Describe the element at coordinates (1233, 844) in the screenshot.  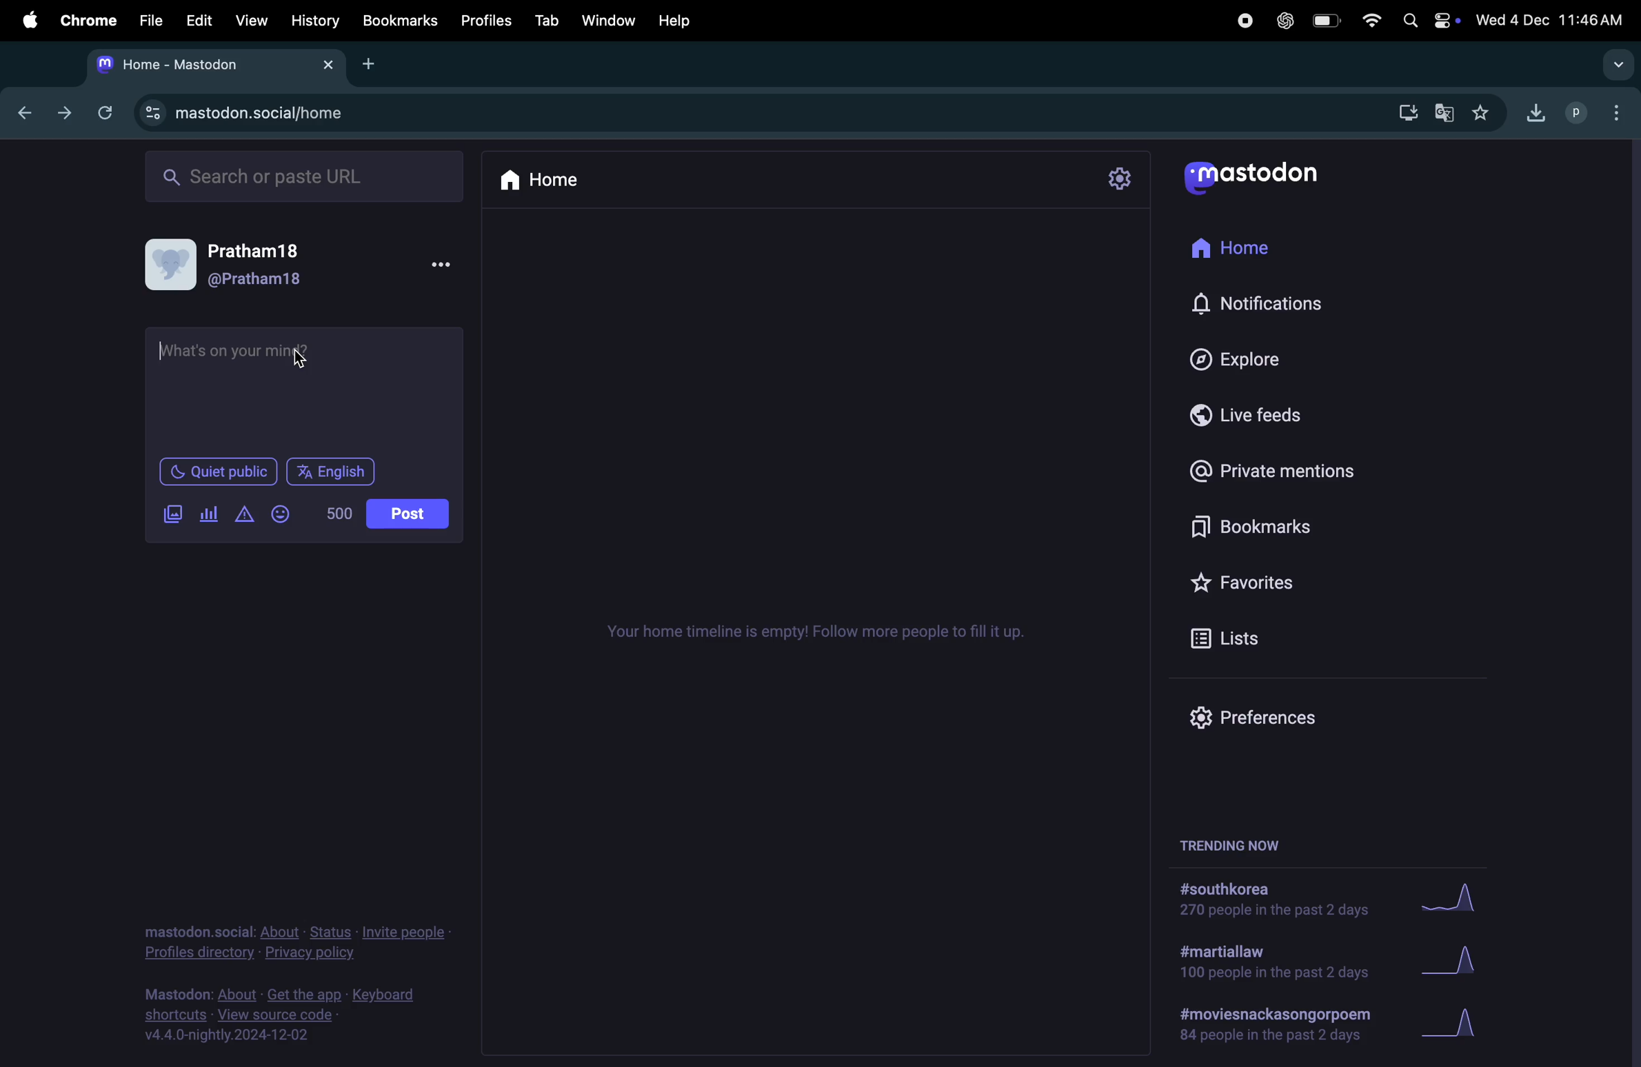
I see `trending now` at that location.